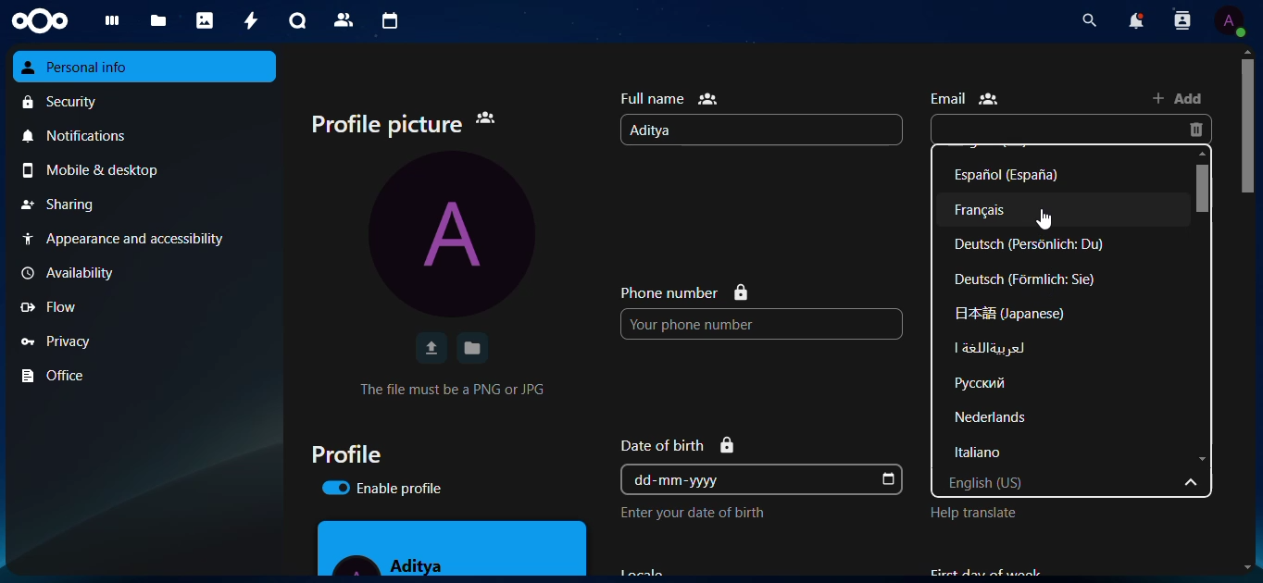  I want to click on contacts, so click(341, 19).